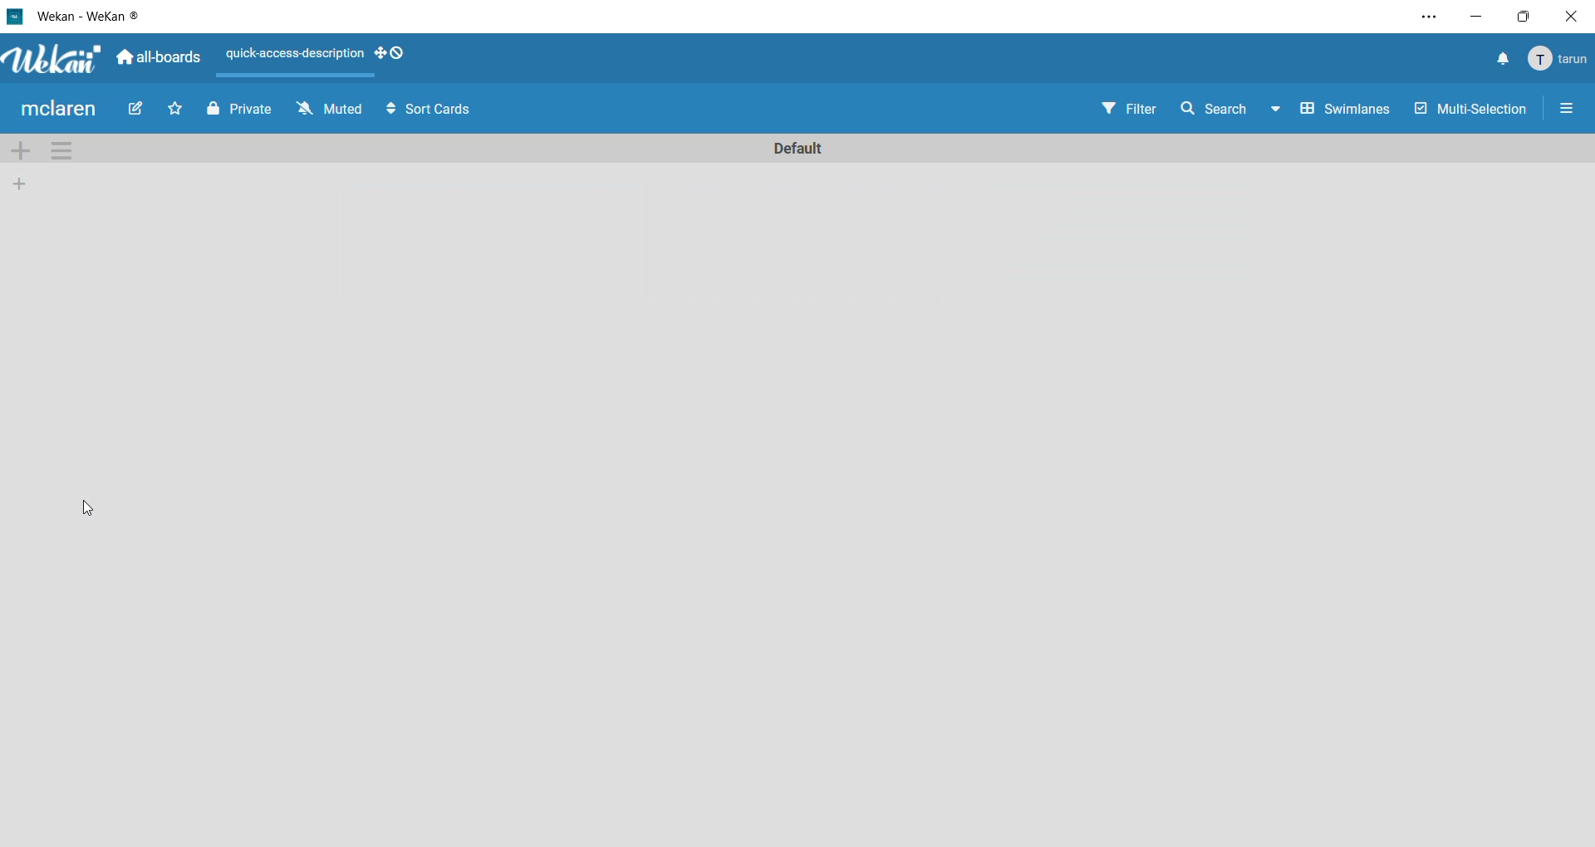 This screenshot has height=847, width=1595. What do you see at coordinates (1572, 17) in the screenshot?
I see `close` at bounding box center [1572, 17].